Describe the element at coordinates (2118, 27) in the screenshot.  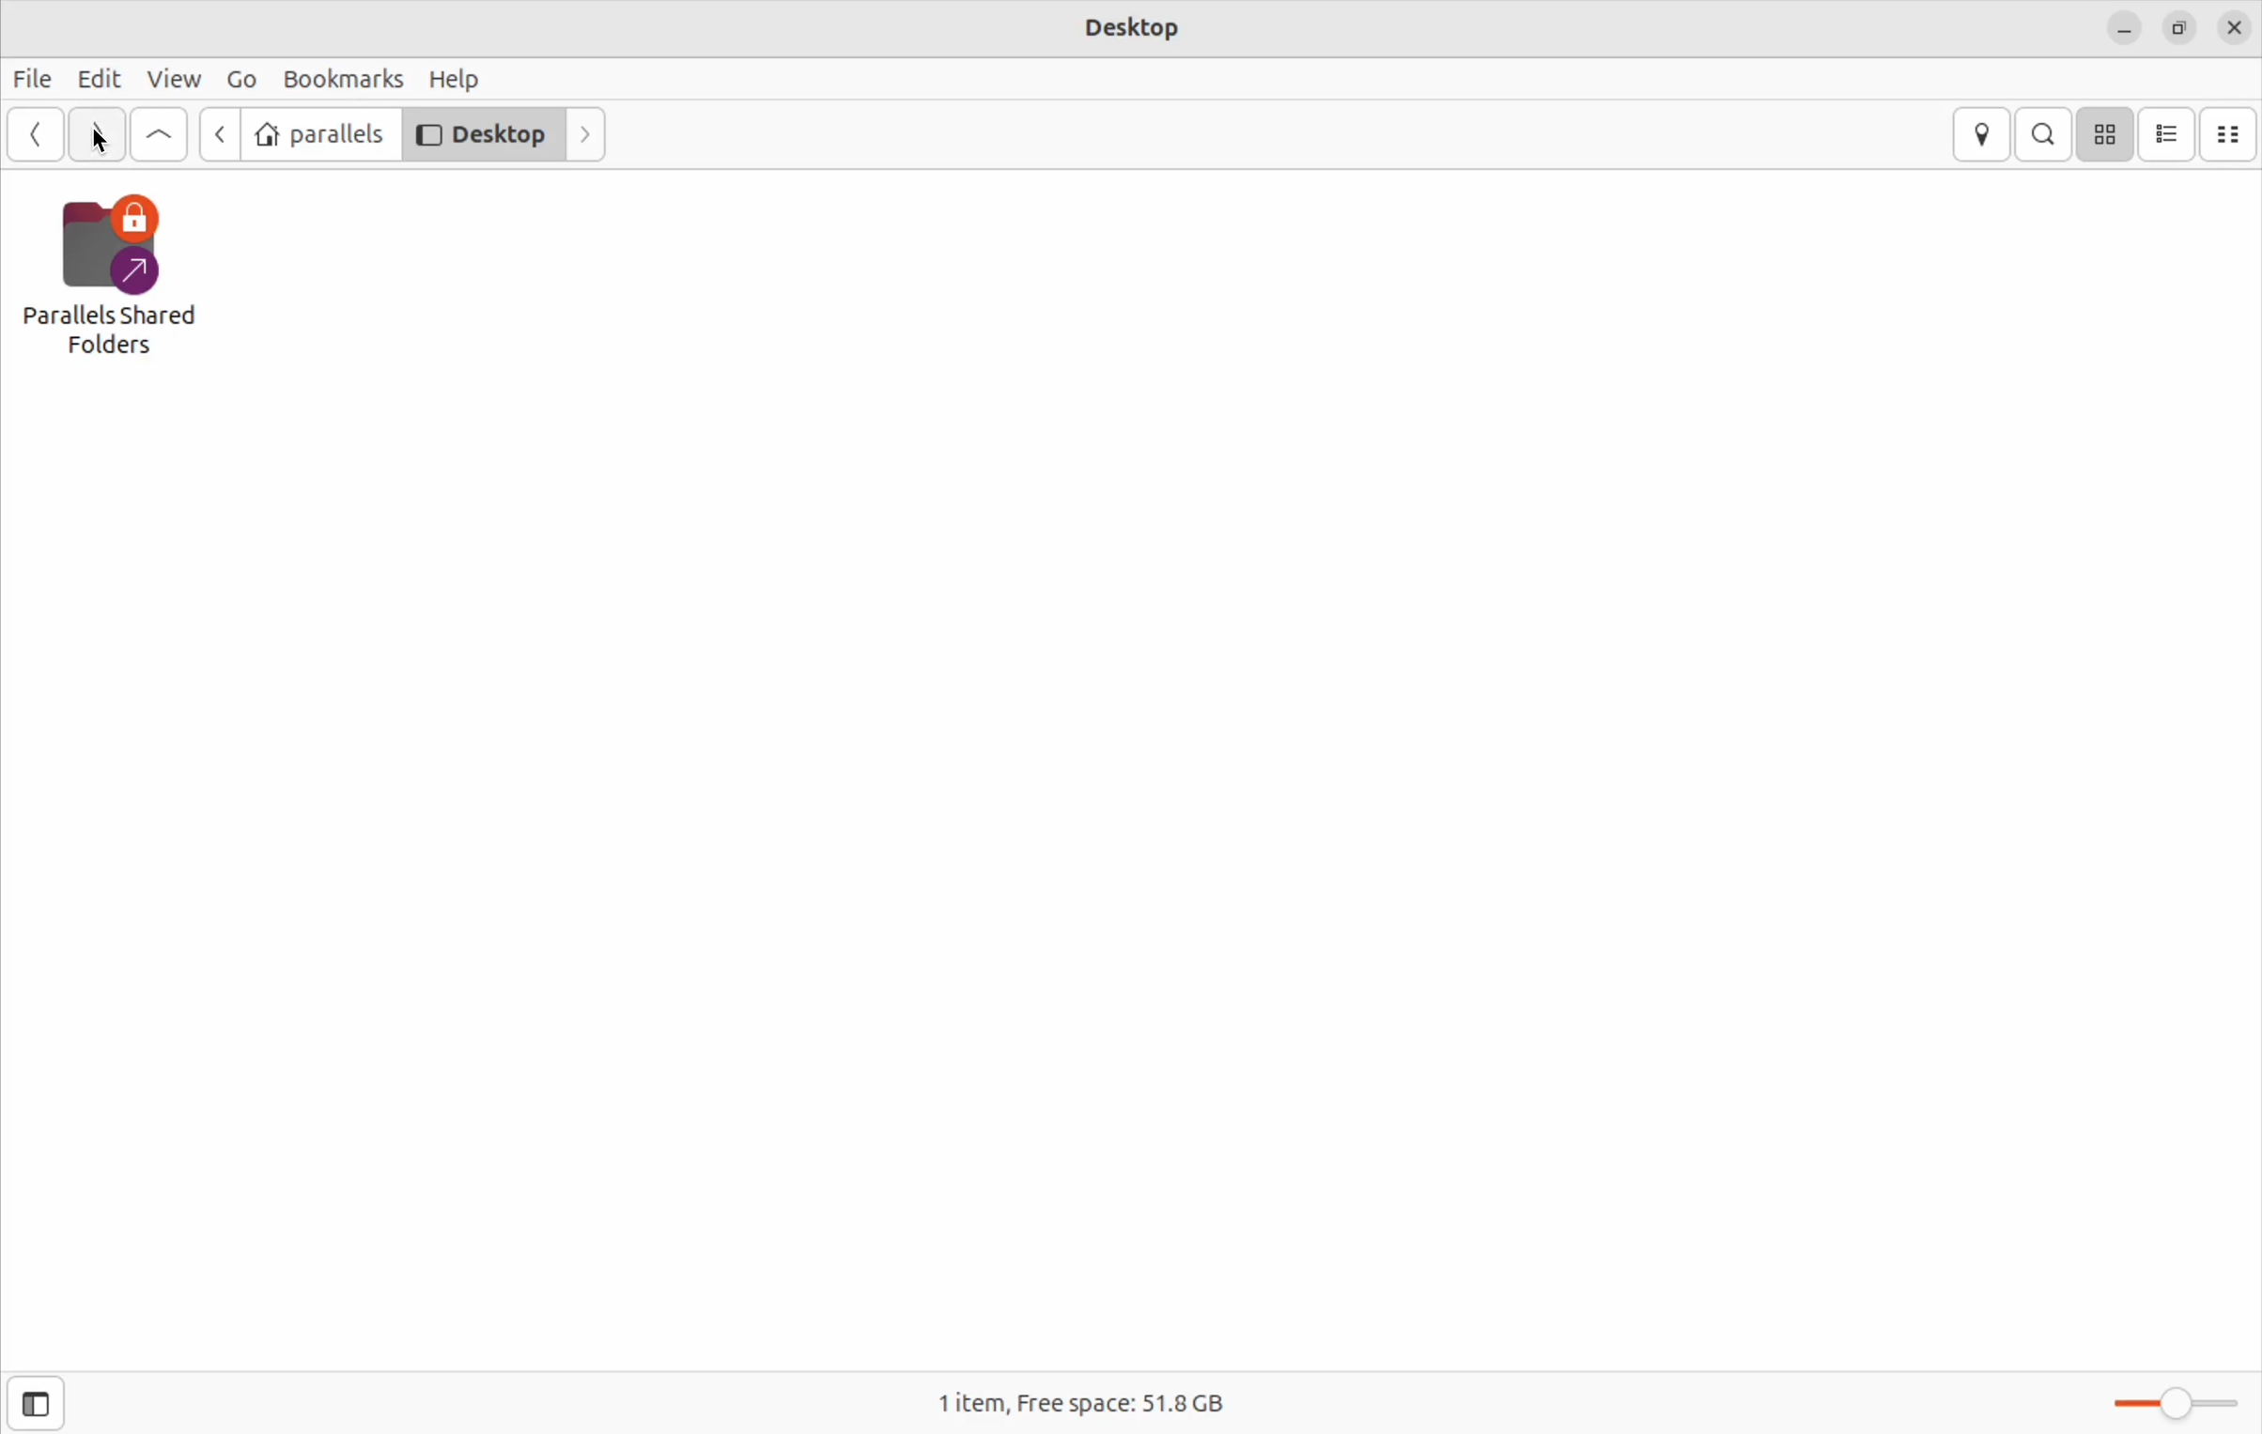
I see `minimize` at that location.